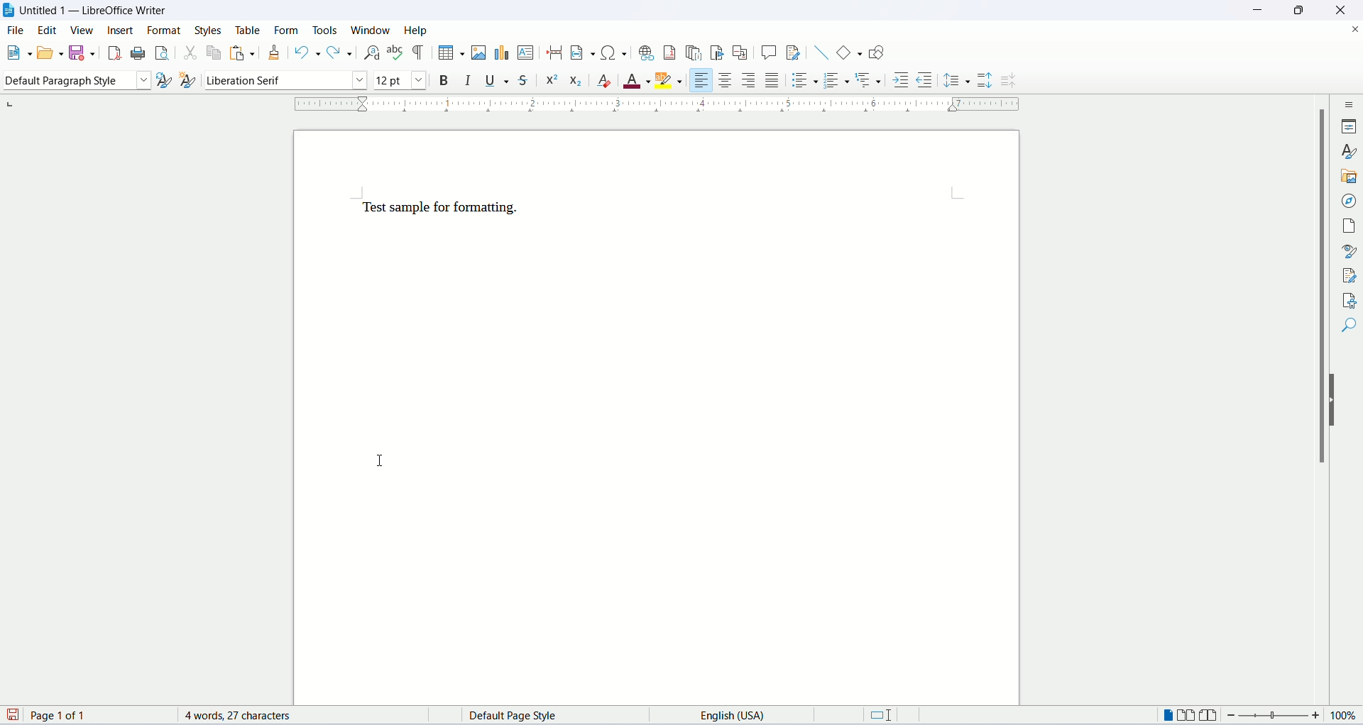 This screenshot has height=725, width=1363. What do you see at coordinates (887, 716) in the screenshot?
I see `standard selection` at bounding box center [887, 716].